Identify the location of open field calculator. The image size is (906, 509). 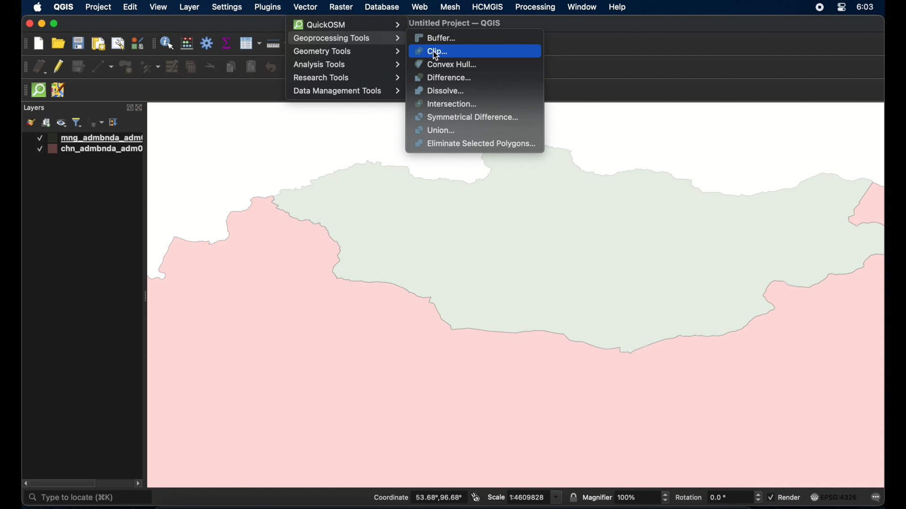
(187, 44).